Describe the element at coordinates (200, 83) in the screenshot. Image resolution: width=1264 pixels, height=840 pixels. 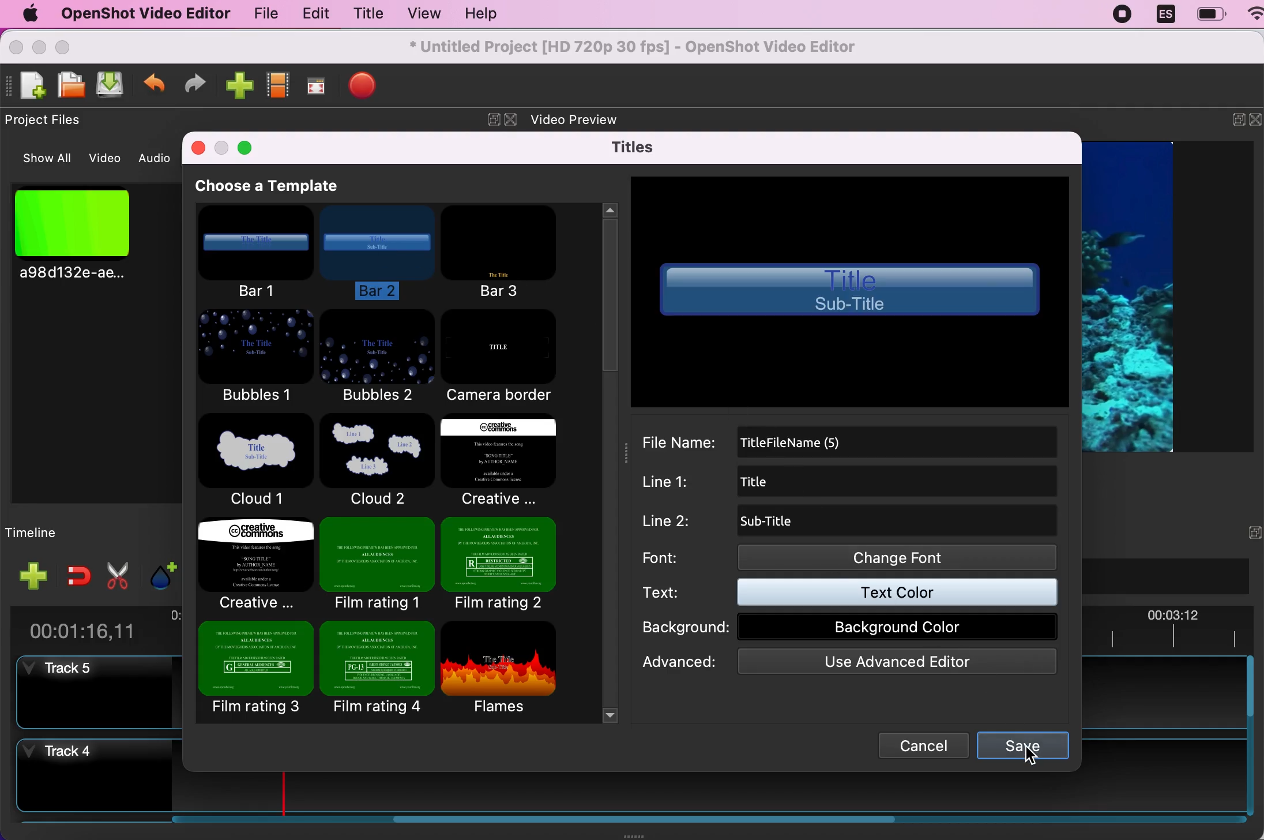
I see `redo` at that location.